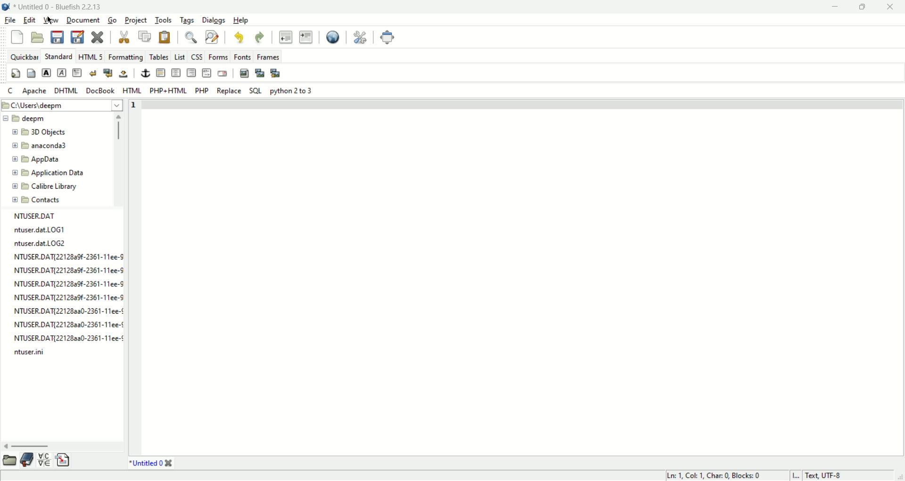 This screenshot has height=481, width=905. Describe the element at coordinates (285, 38) in the screenshot. I see `unindent` at that location.